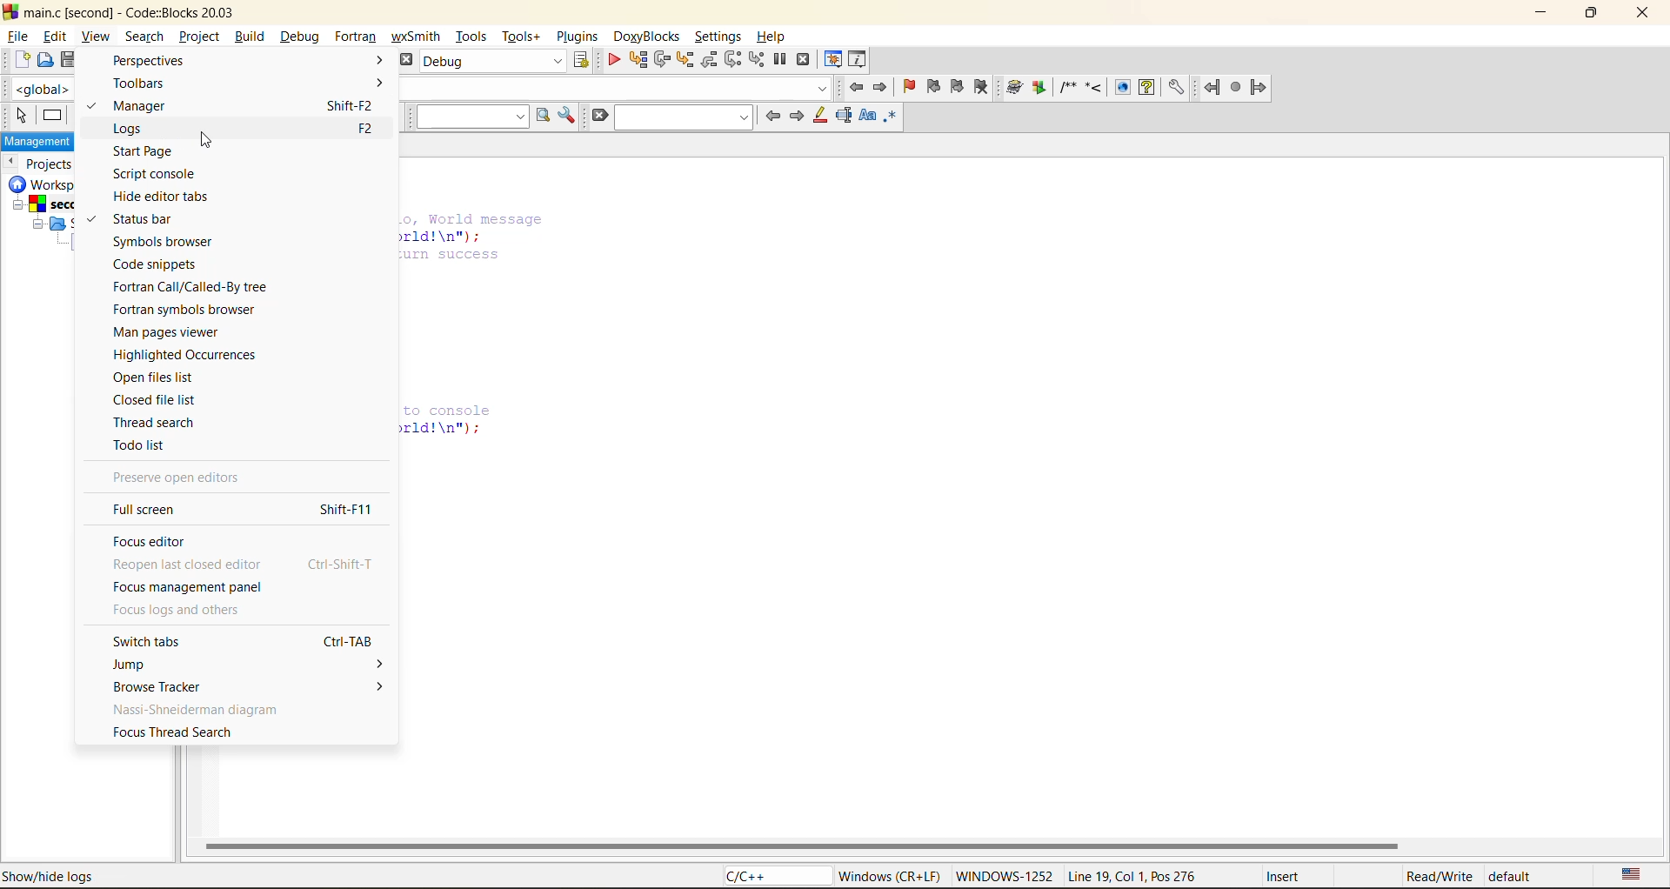 The image size is (1670, 889). What do you see at coordinates (771, 116) in the screenshot?
I see `previous` at bounding box center [771, 116].